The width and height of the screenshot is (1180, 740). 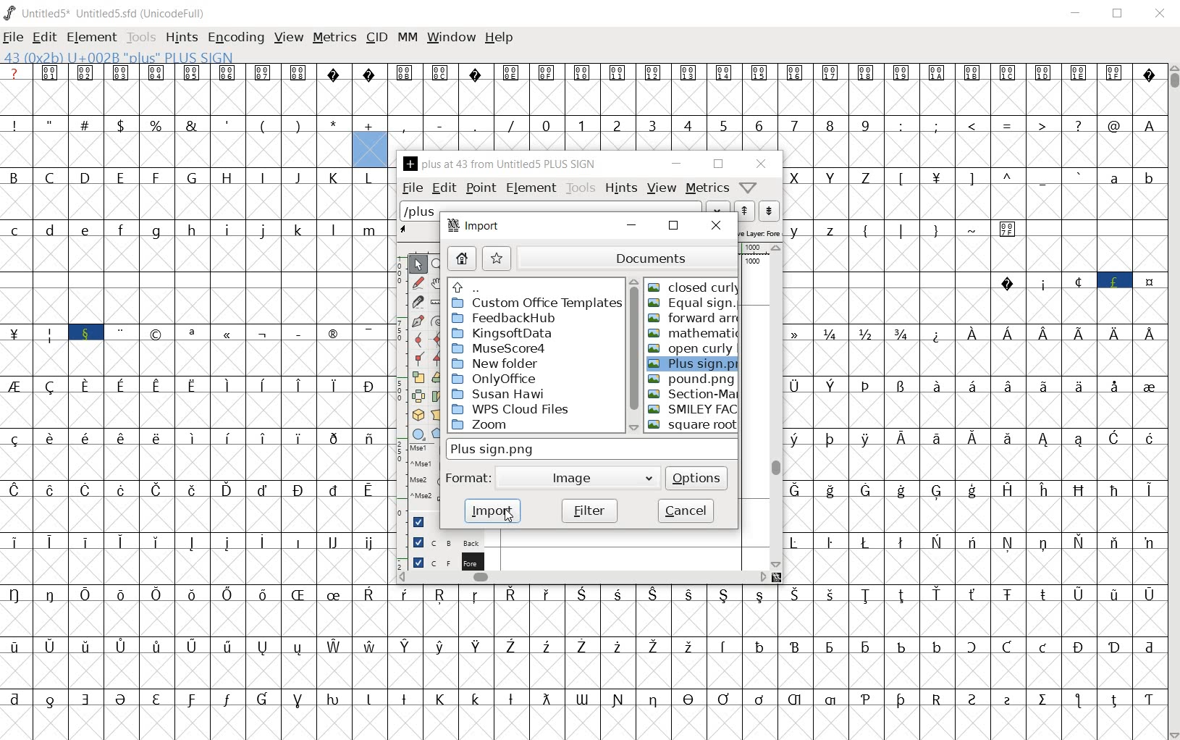 I want to click on special characters, so click(x=16, y=480).